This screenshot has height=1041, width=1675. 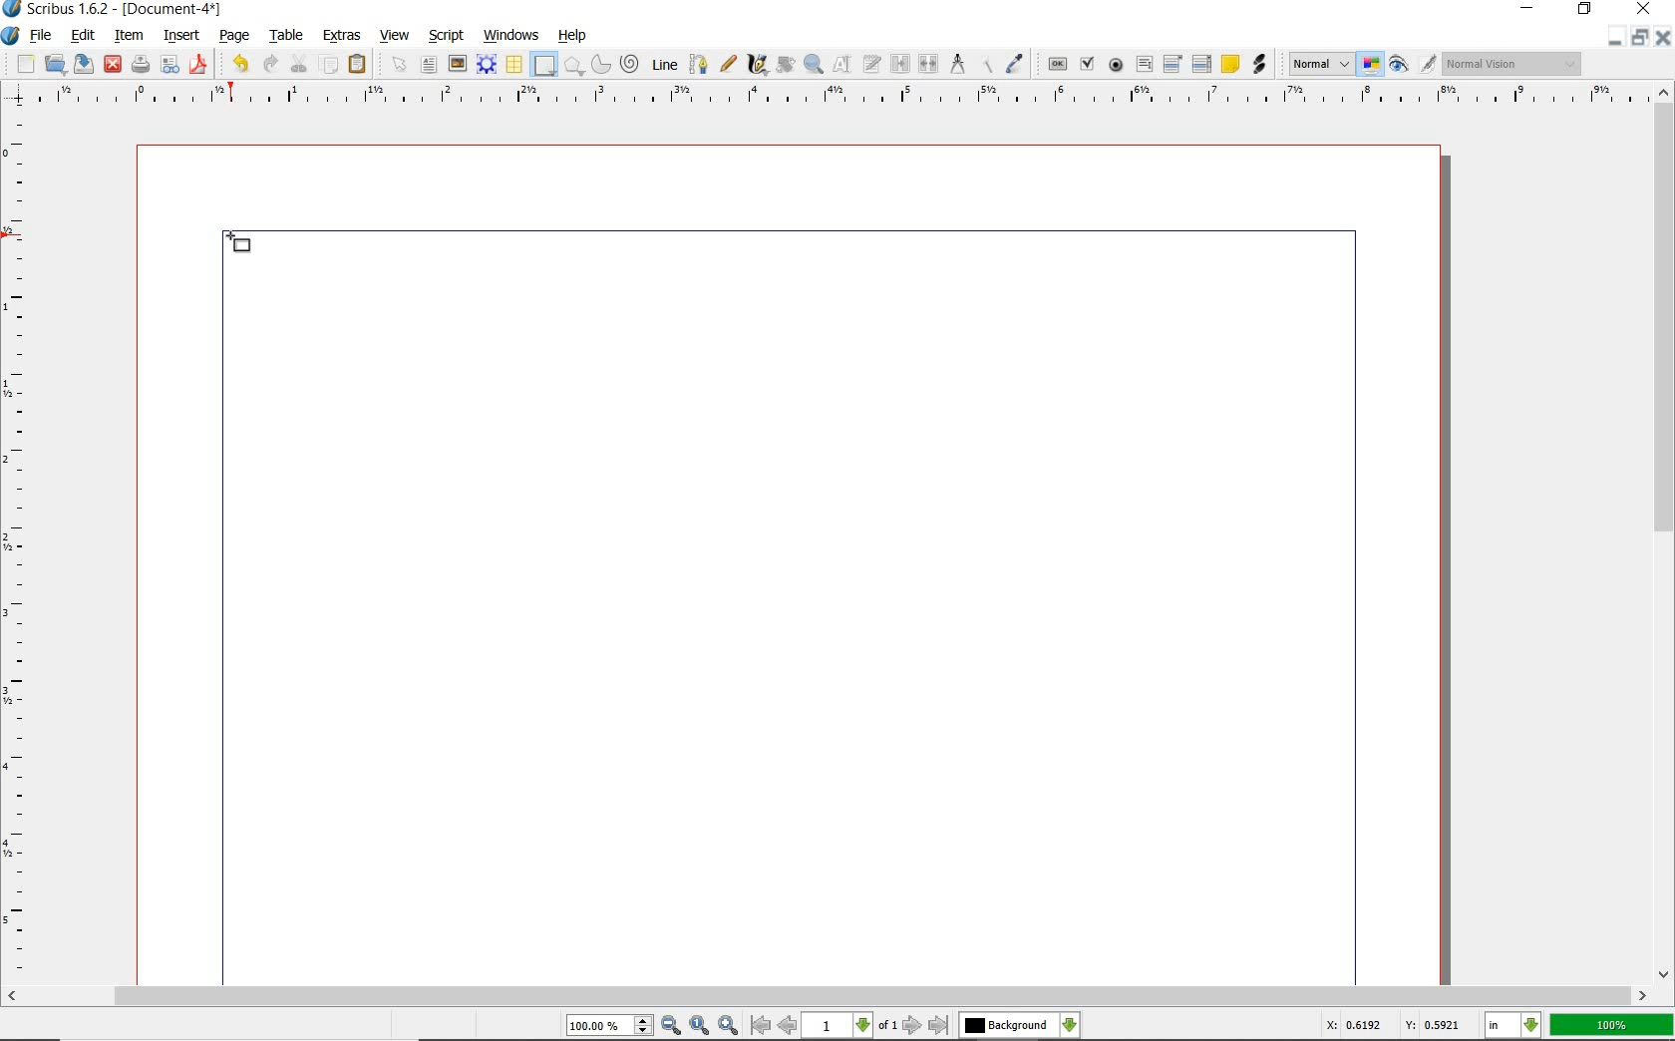 What do you see at coordinates (897, 63) in the screenshot?
I see `link text frames` at bounding box center [897, 63].